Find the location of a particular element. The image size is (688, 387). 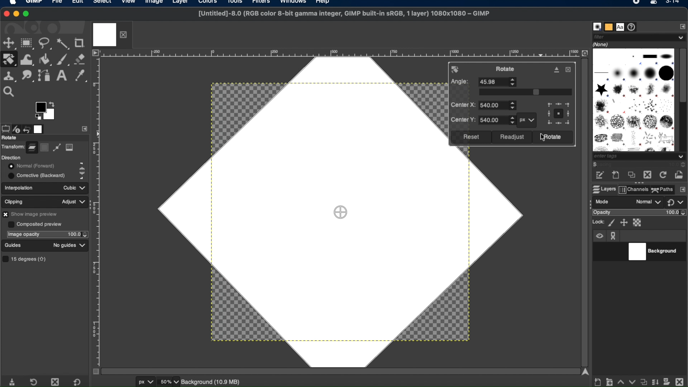

help is located at coordinates (323, 3).